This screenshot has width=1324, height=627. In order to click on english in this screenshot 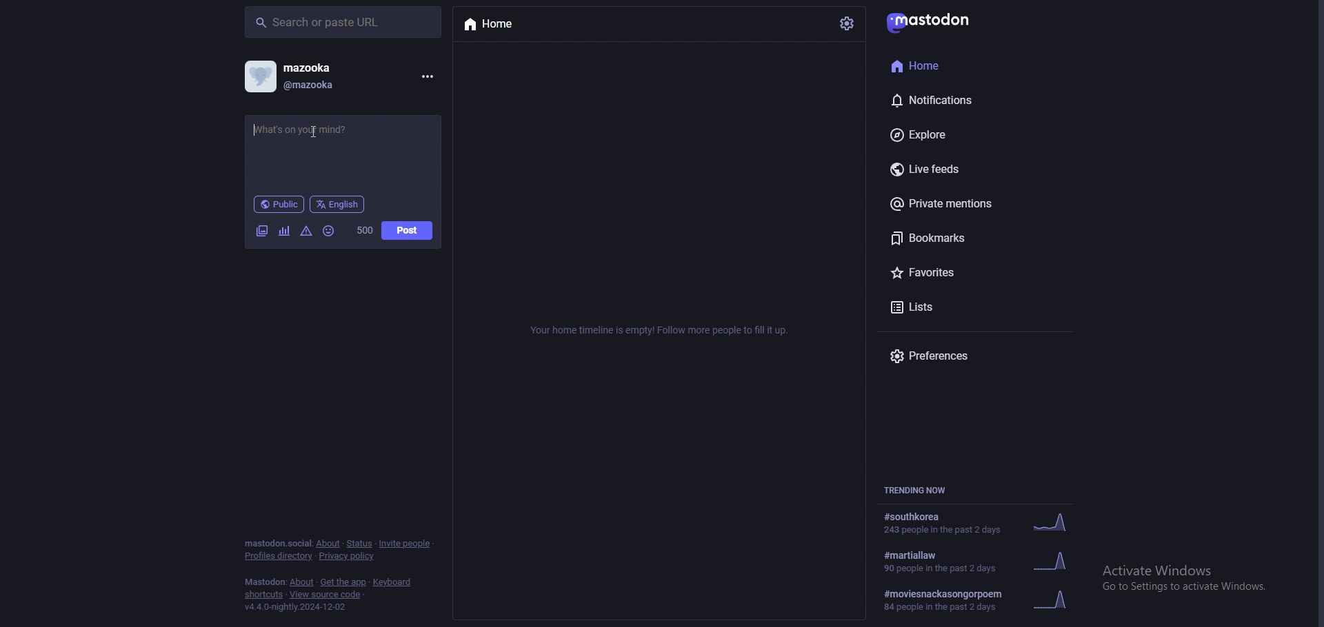, I will do `click(338, 205)`.